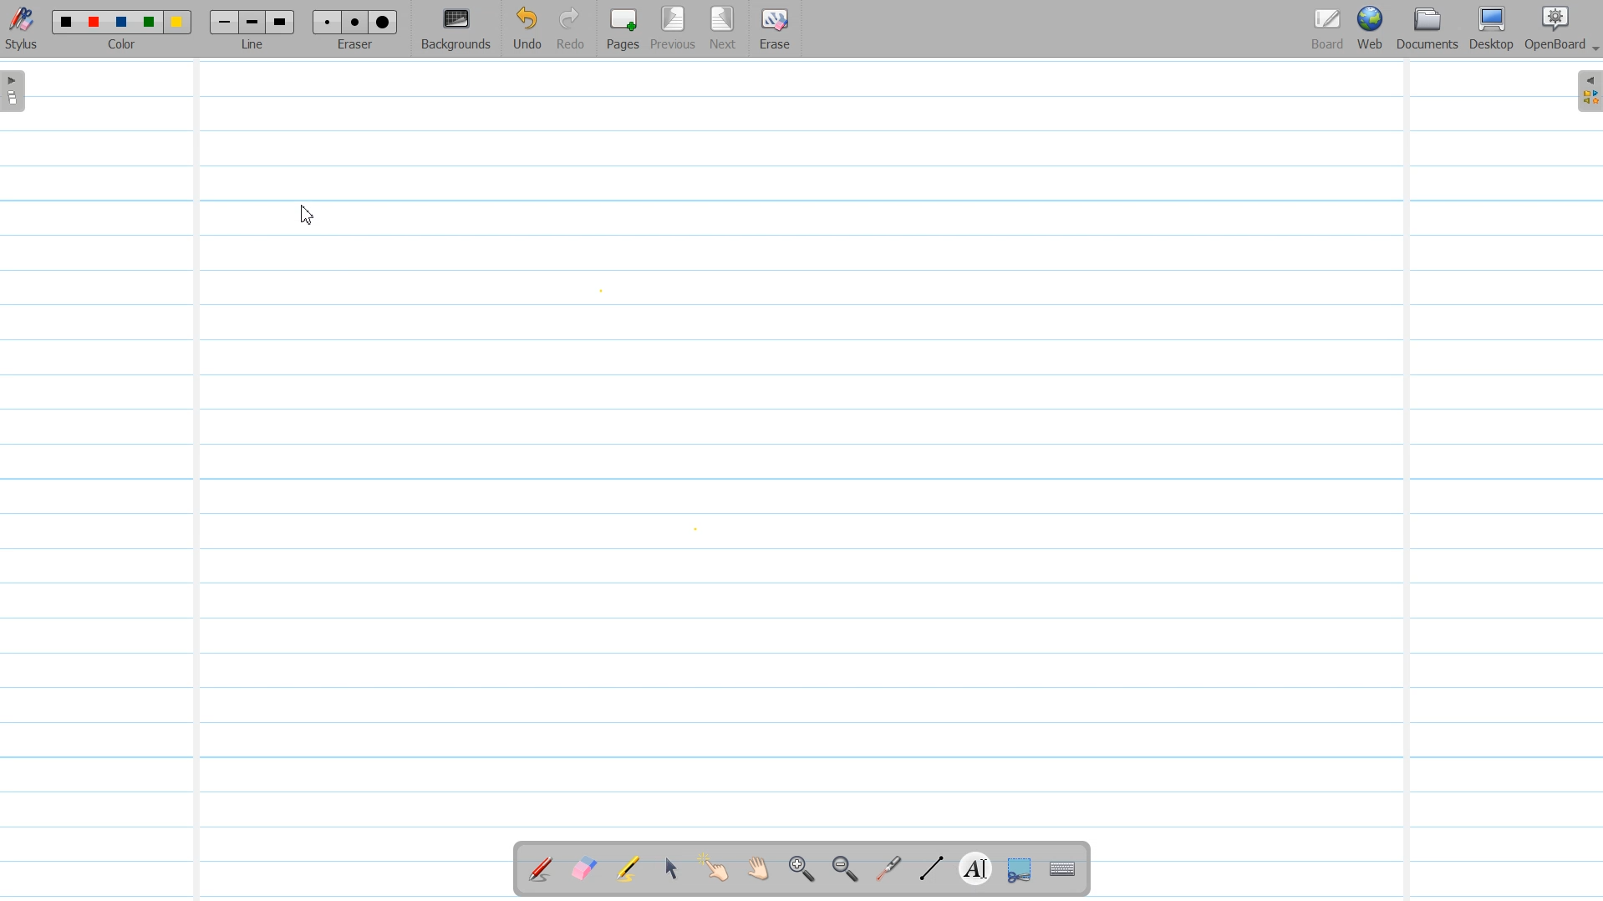  What do you see at coordinates (1371, 29) in the screenshot?
I see `Web` at bounding box center [1371, 29].